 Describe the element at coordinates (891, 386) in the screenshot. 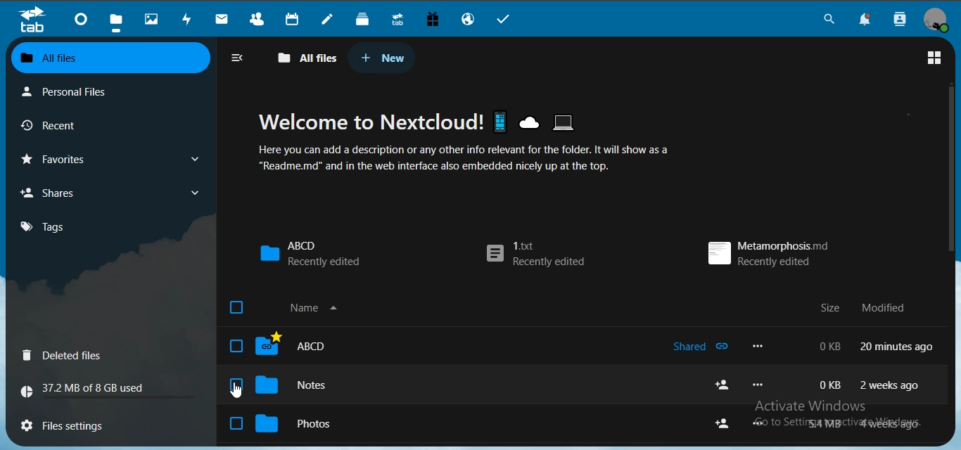

I see `2 weeks ago` at that location.